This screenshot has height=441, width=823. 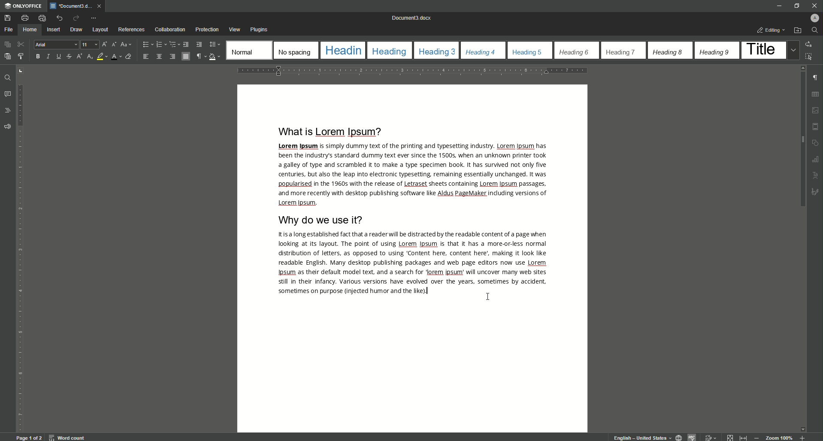 I want to click on sketch, so click(x=816, y=192).